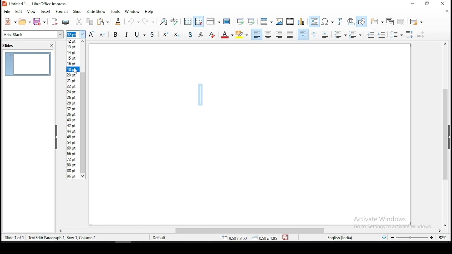 The image size is (452, 254). I want to click on insert special characters, so click(327, 22).